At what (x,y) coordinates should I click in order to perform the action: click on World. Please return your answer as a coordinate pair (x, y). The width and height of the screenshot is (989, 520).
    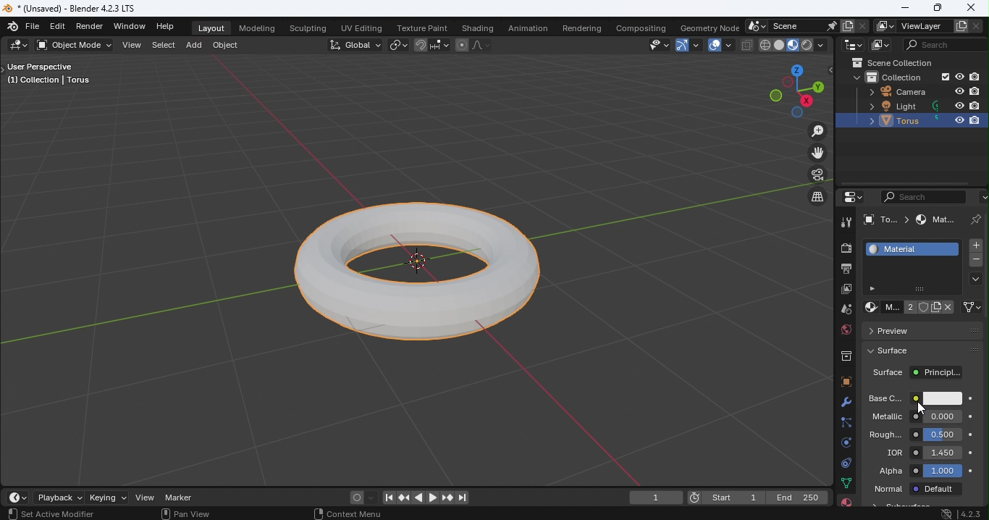
    Looking at the image, I should click on (846, 331).